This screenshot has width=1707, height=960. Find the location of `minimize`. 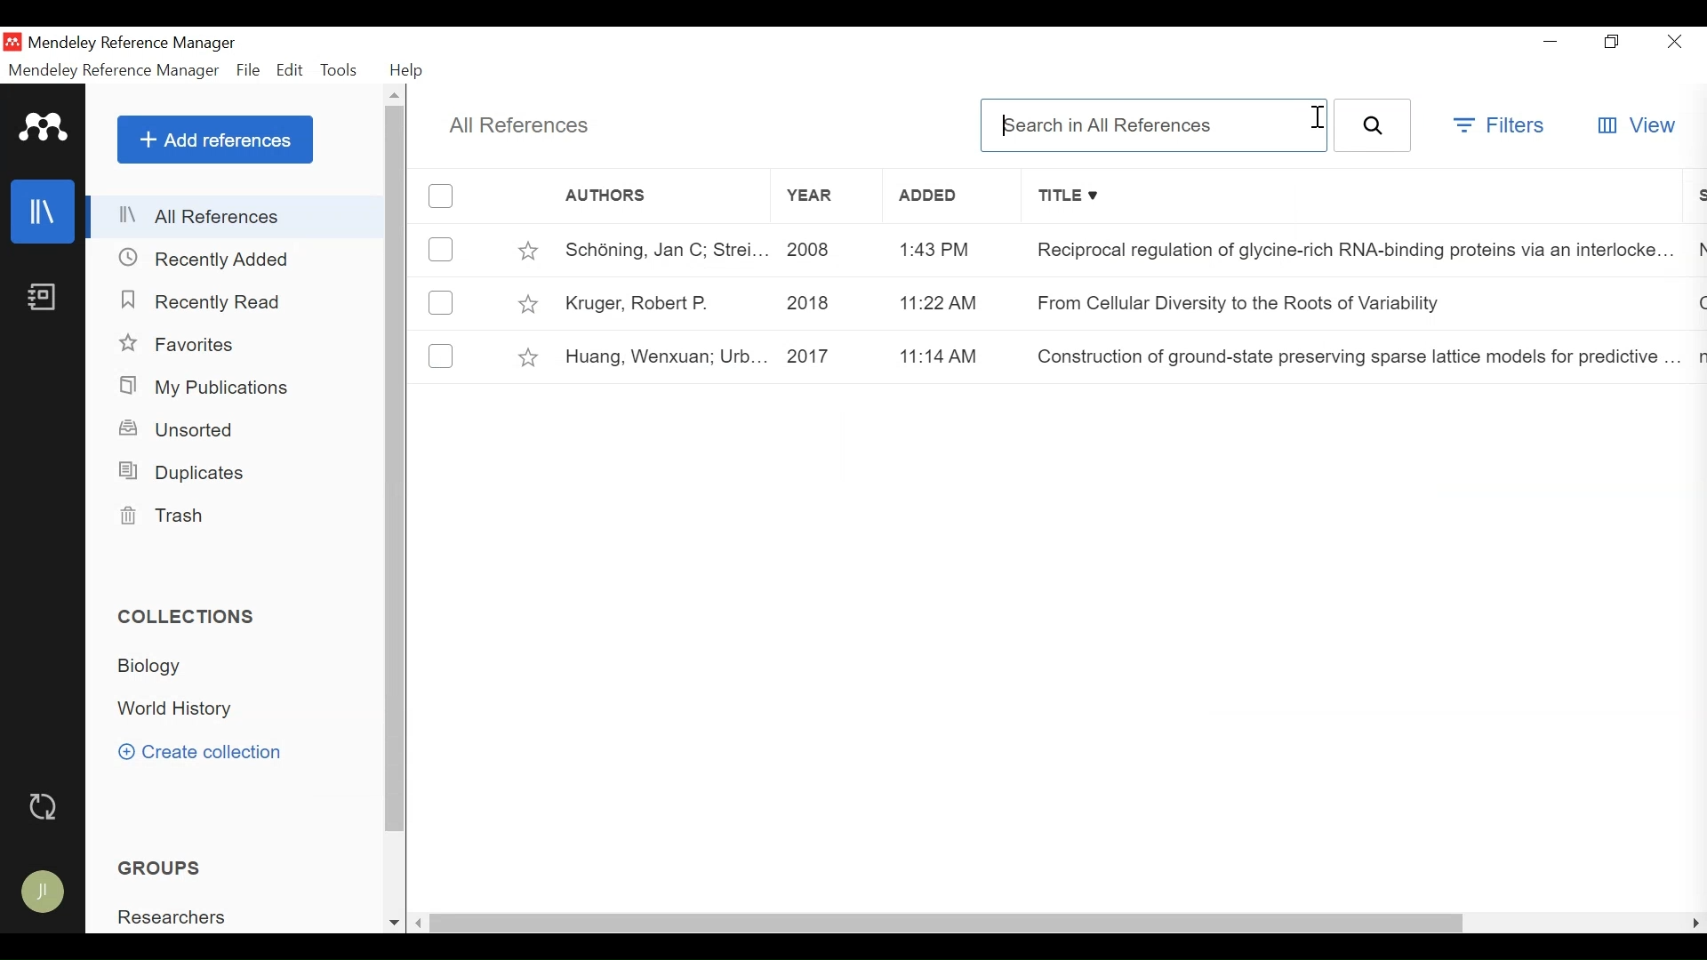

minimize is located at coordinates (1549, 38).